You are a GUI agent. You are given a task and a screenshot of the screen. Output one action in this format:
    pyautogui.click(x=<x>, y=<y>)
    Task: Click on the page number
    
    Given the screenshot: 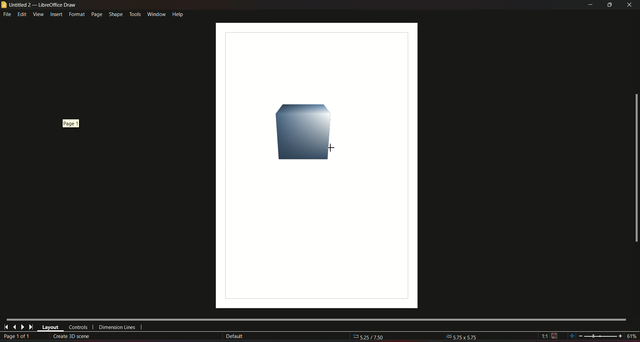 What is the action you would take?
    pyautogui.click(x=18, y=337)
    